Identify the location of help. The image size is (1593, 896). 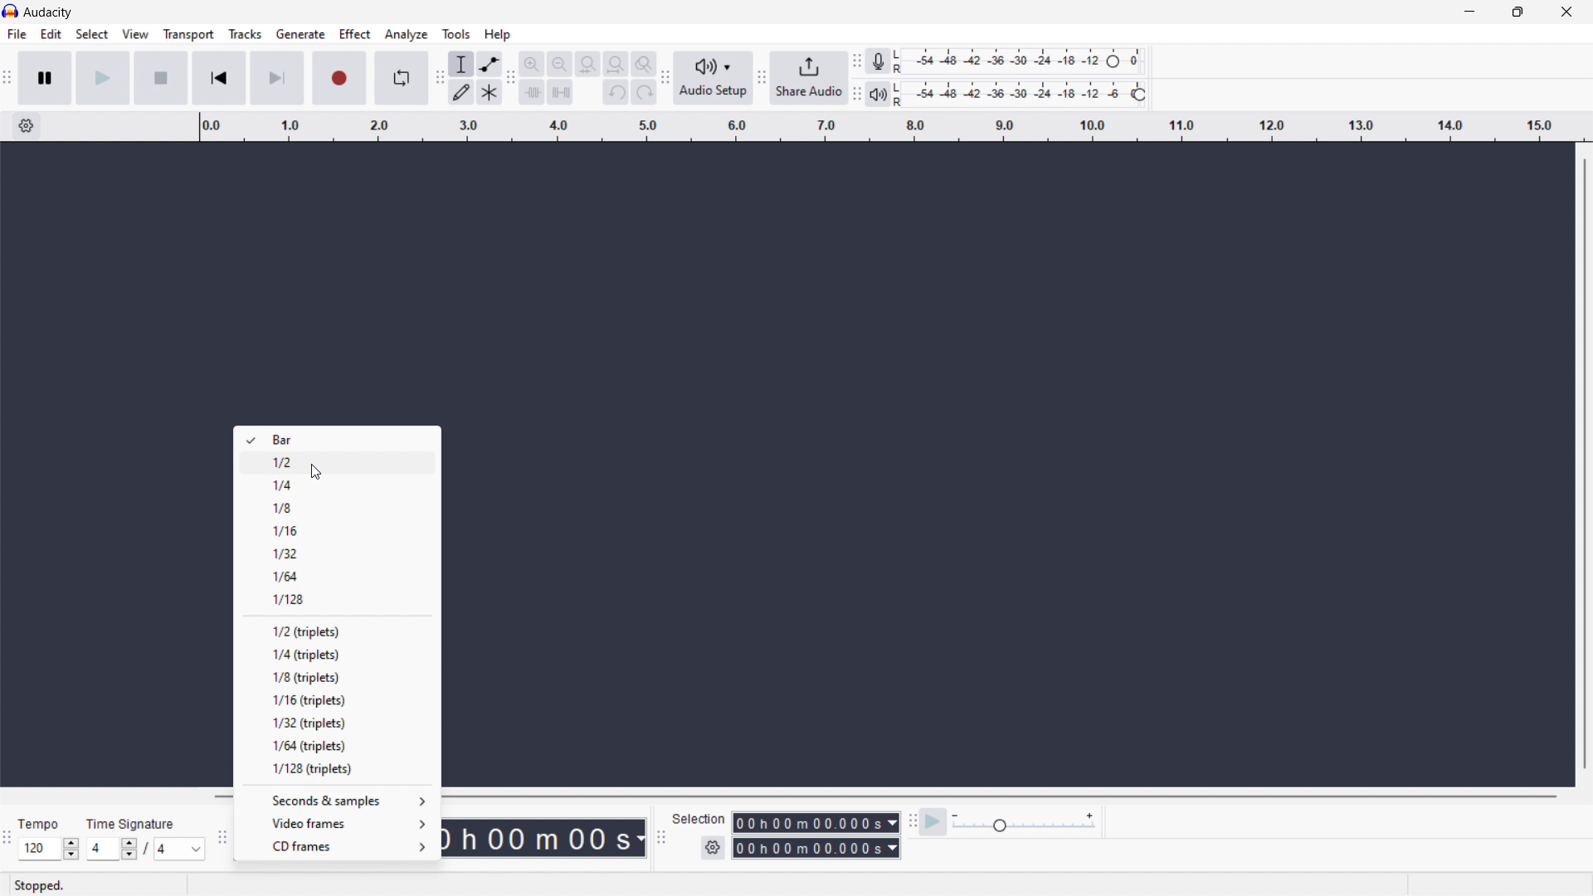
(498, 35).